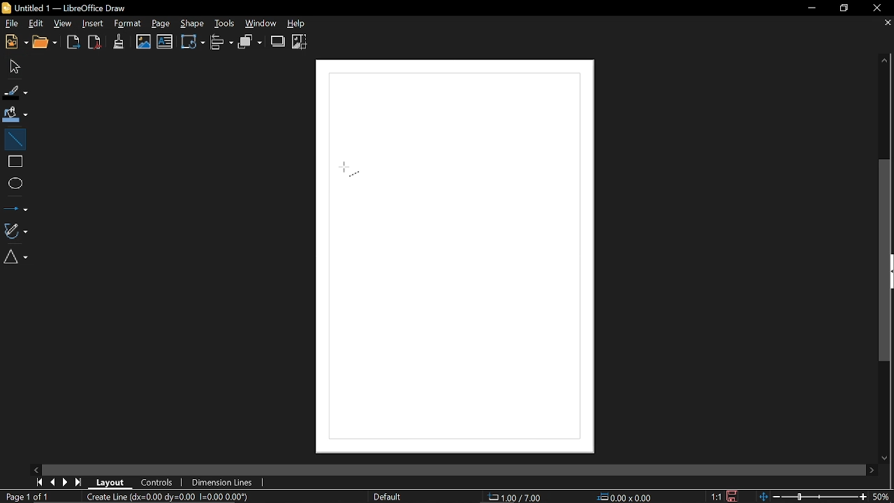 The width and height of the screenshot is (894, 503). I want to click on Fll line, so click(14, 92).